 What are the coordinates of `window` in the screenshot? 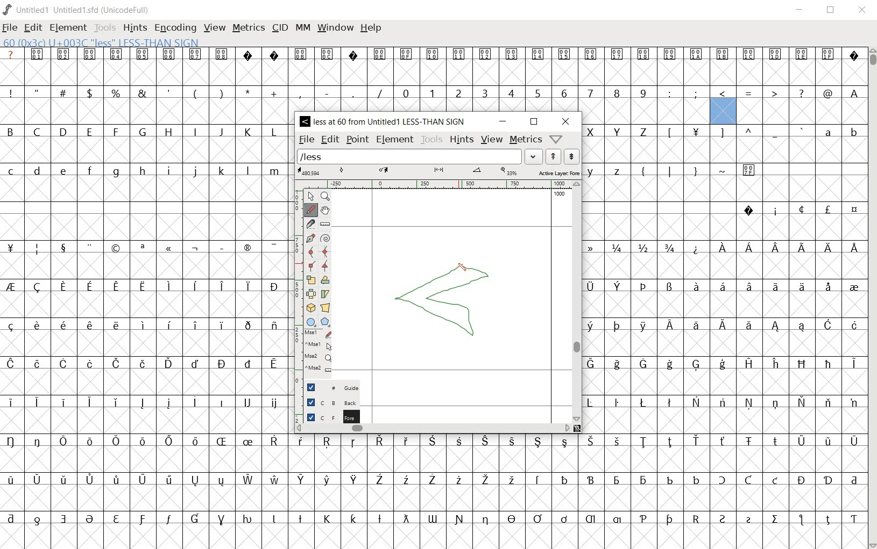 It's located at (335, 28).